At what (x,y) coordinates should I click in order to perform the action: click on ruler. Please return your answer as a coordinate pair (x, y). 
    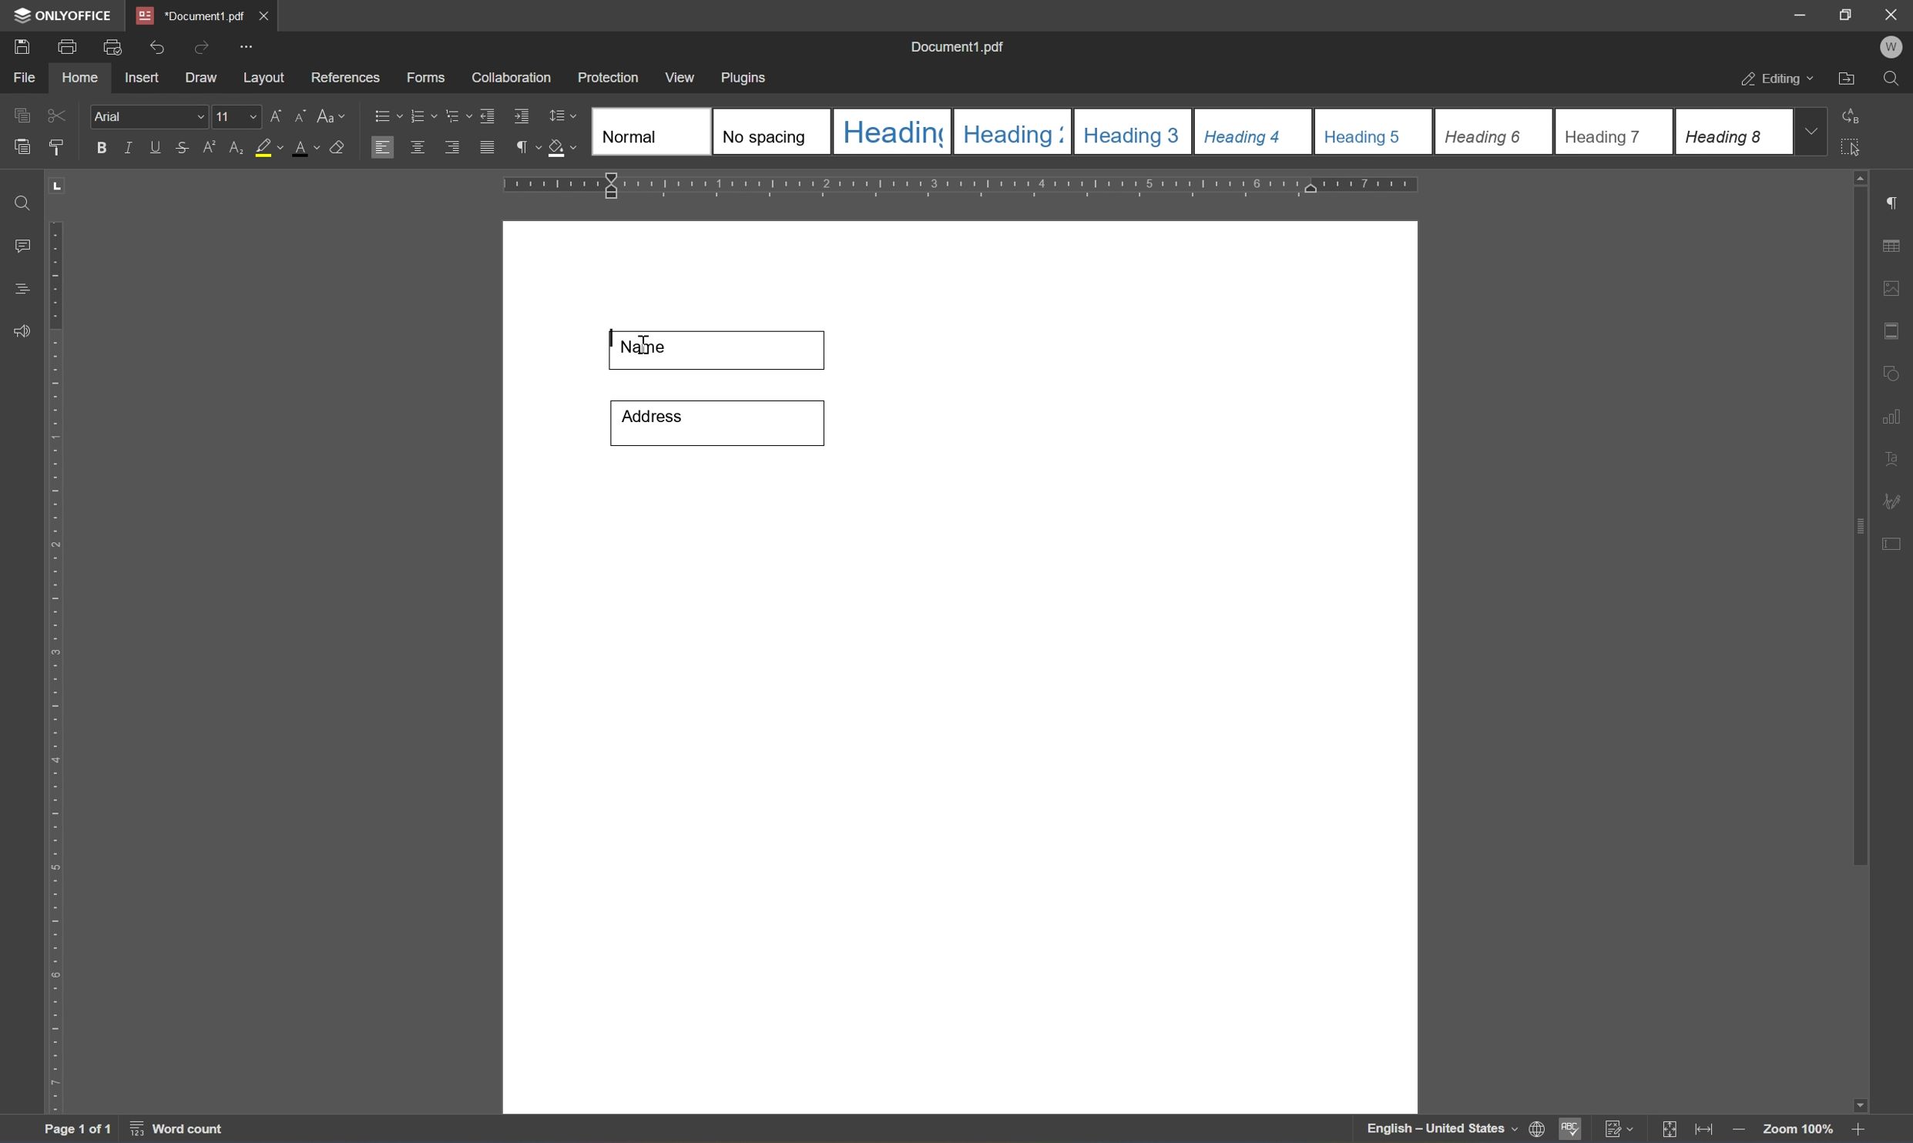
    Looking at the image, I should click on (964, 185).